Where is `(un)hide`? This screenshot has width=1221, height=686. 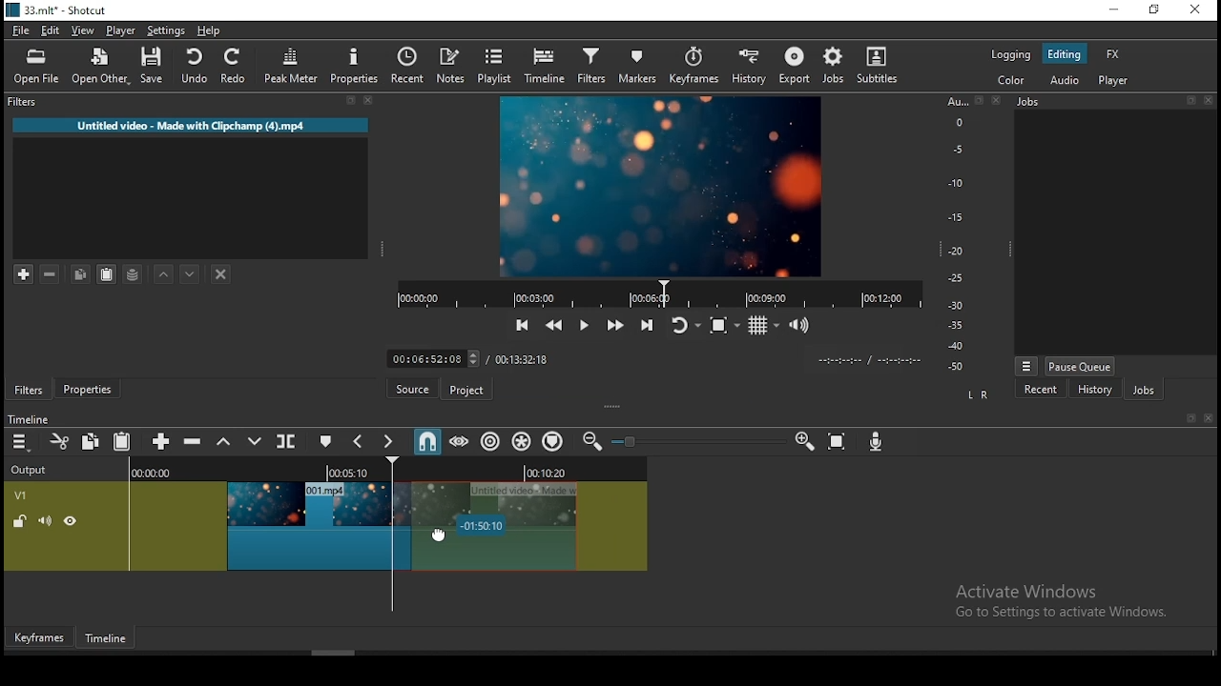 (un)hide is located at coordinates (72, 521).